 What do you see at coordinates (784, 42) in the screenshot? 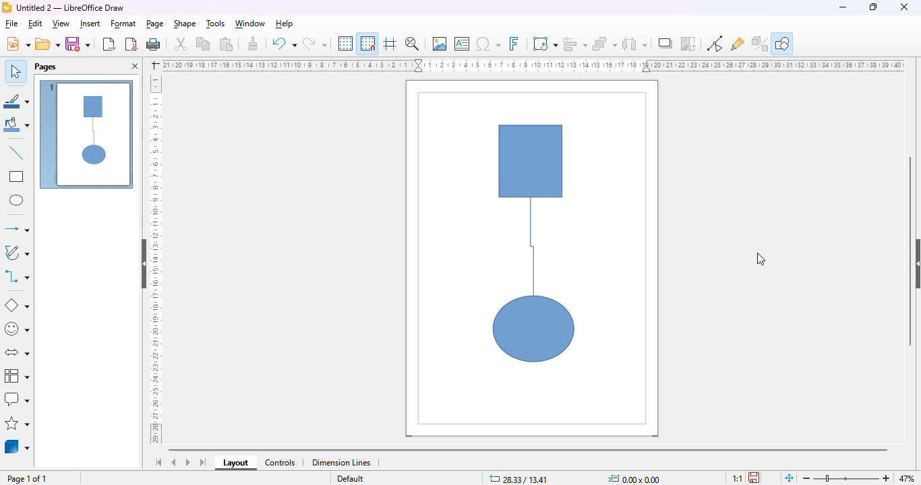
I see `show draw functions` at bounding box center [784, 42].